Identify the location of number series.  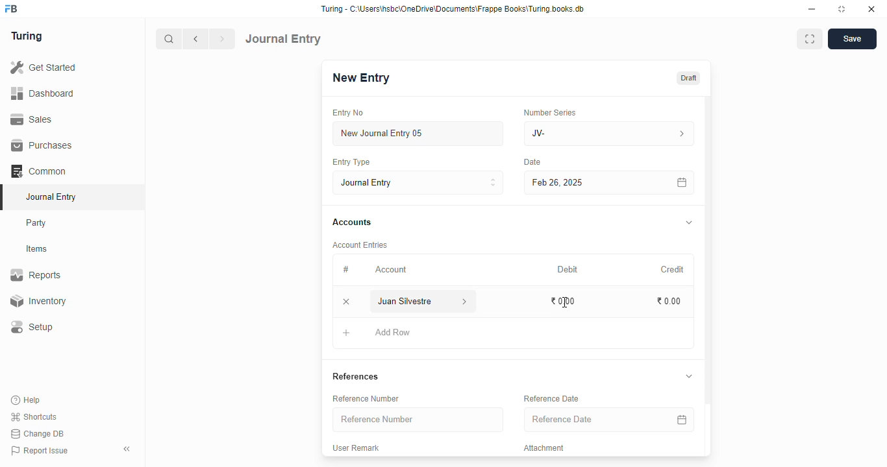
(549, 112).